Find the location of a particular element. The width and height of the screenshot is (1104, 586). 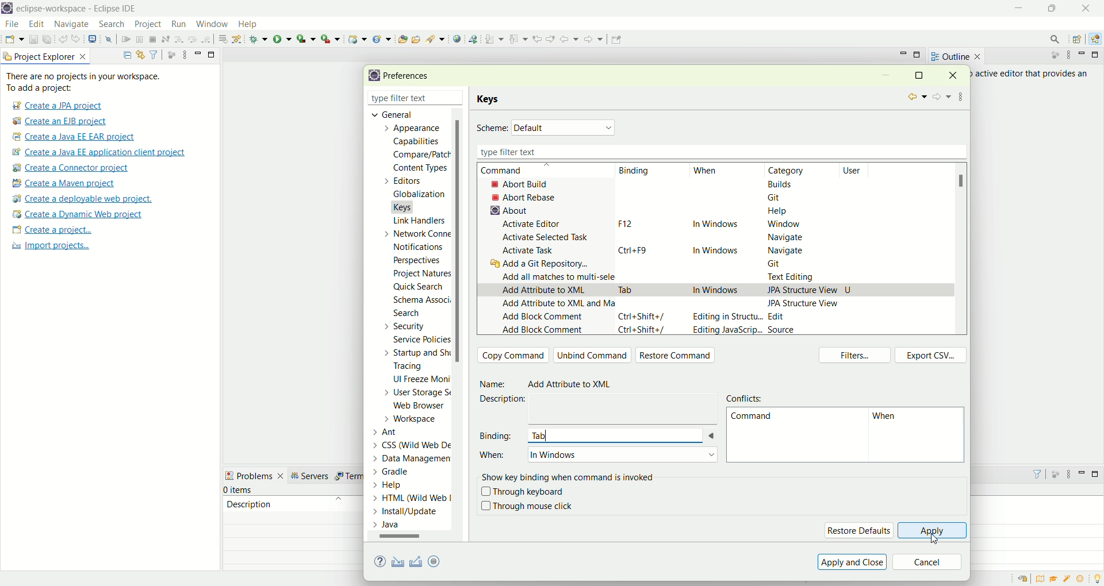

ctrl+shift+/ is located at coordinates (642, 316).